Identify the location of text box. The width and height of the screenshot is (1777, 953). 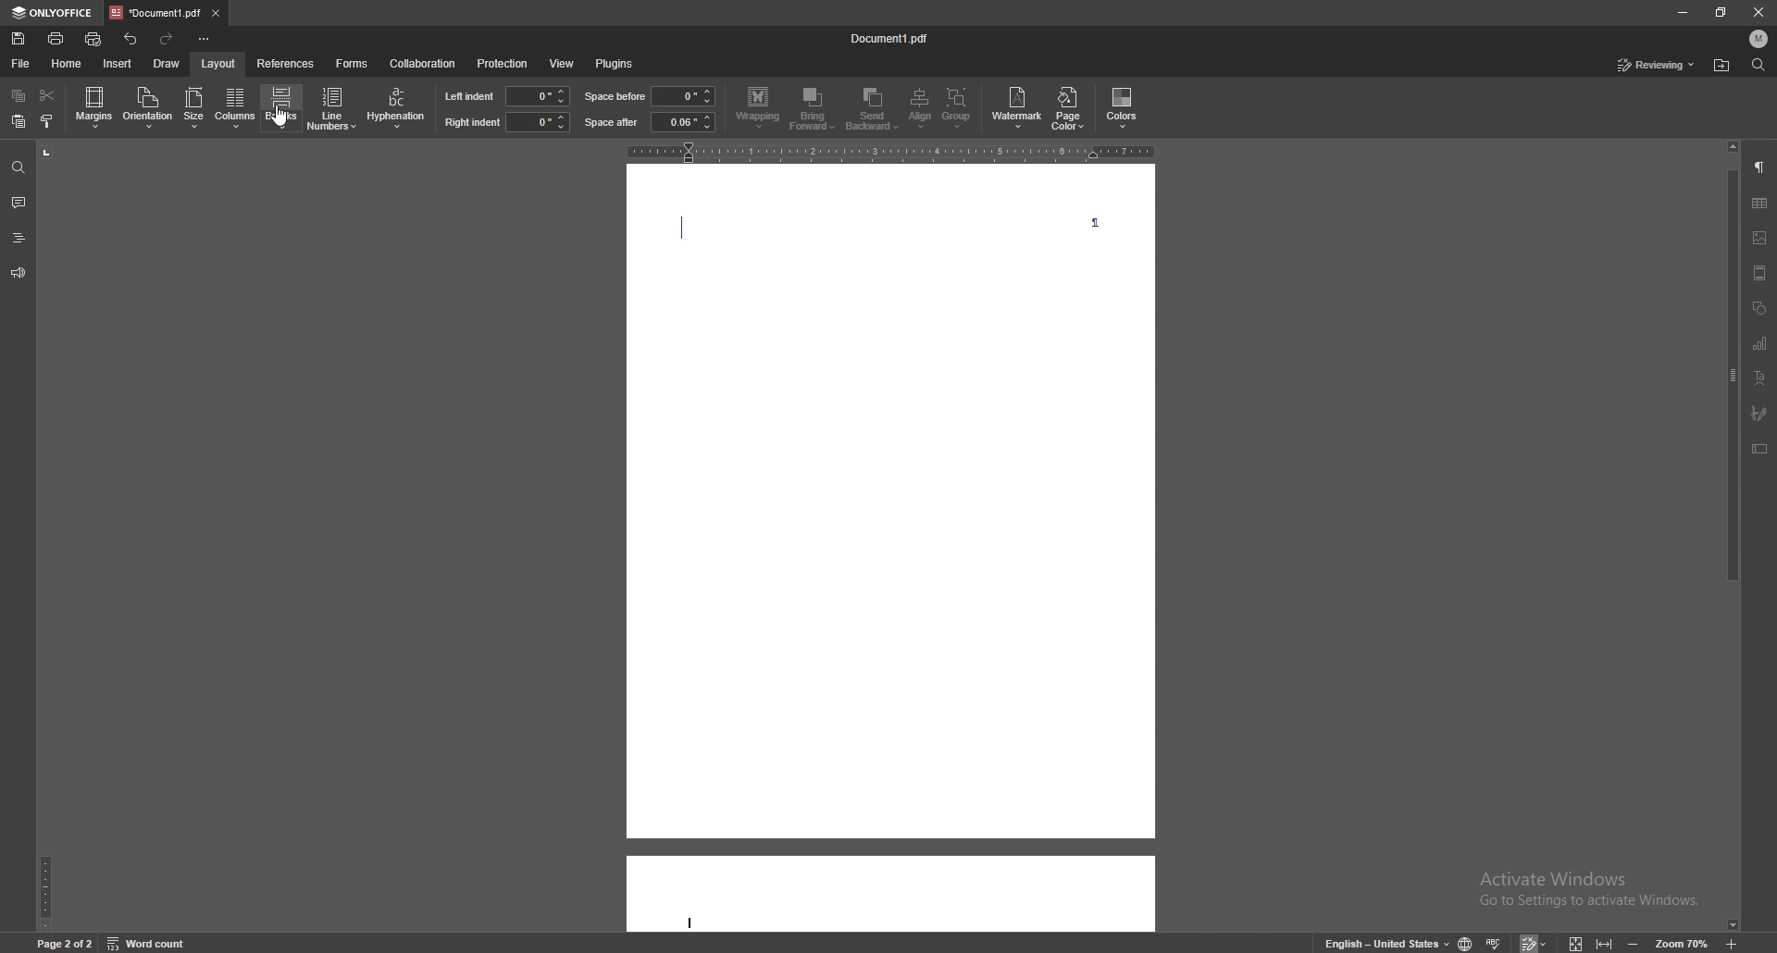
(1758, 448).